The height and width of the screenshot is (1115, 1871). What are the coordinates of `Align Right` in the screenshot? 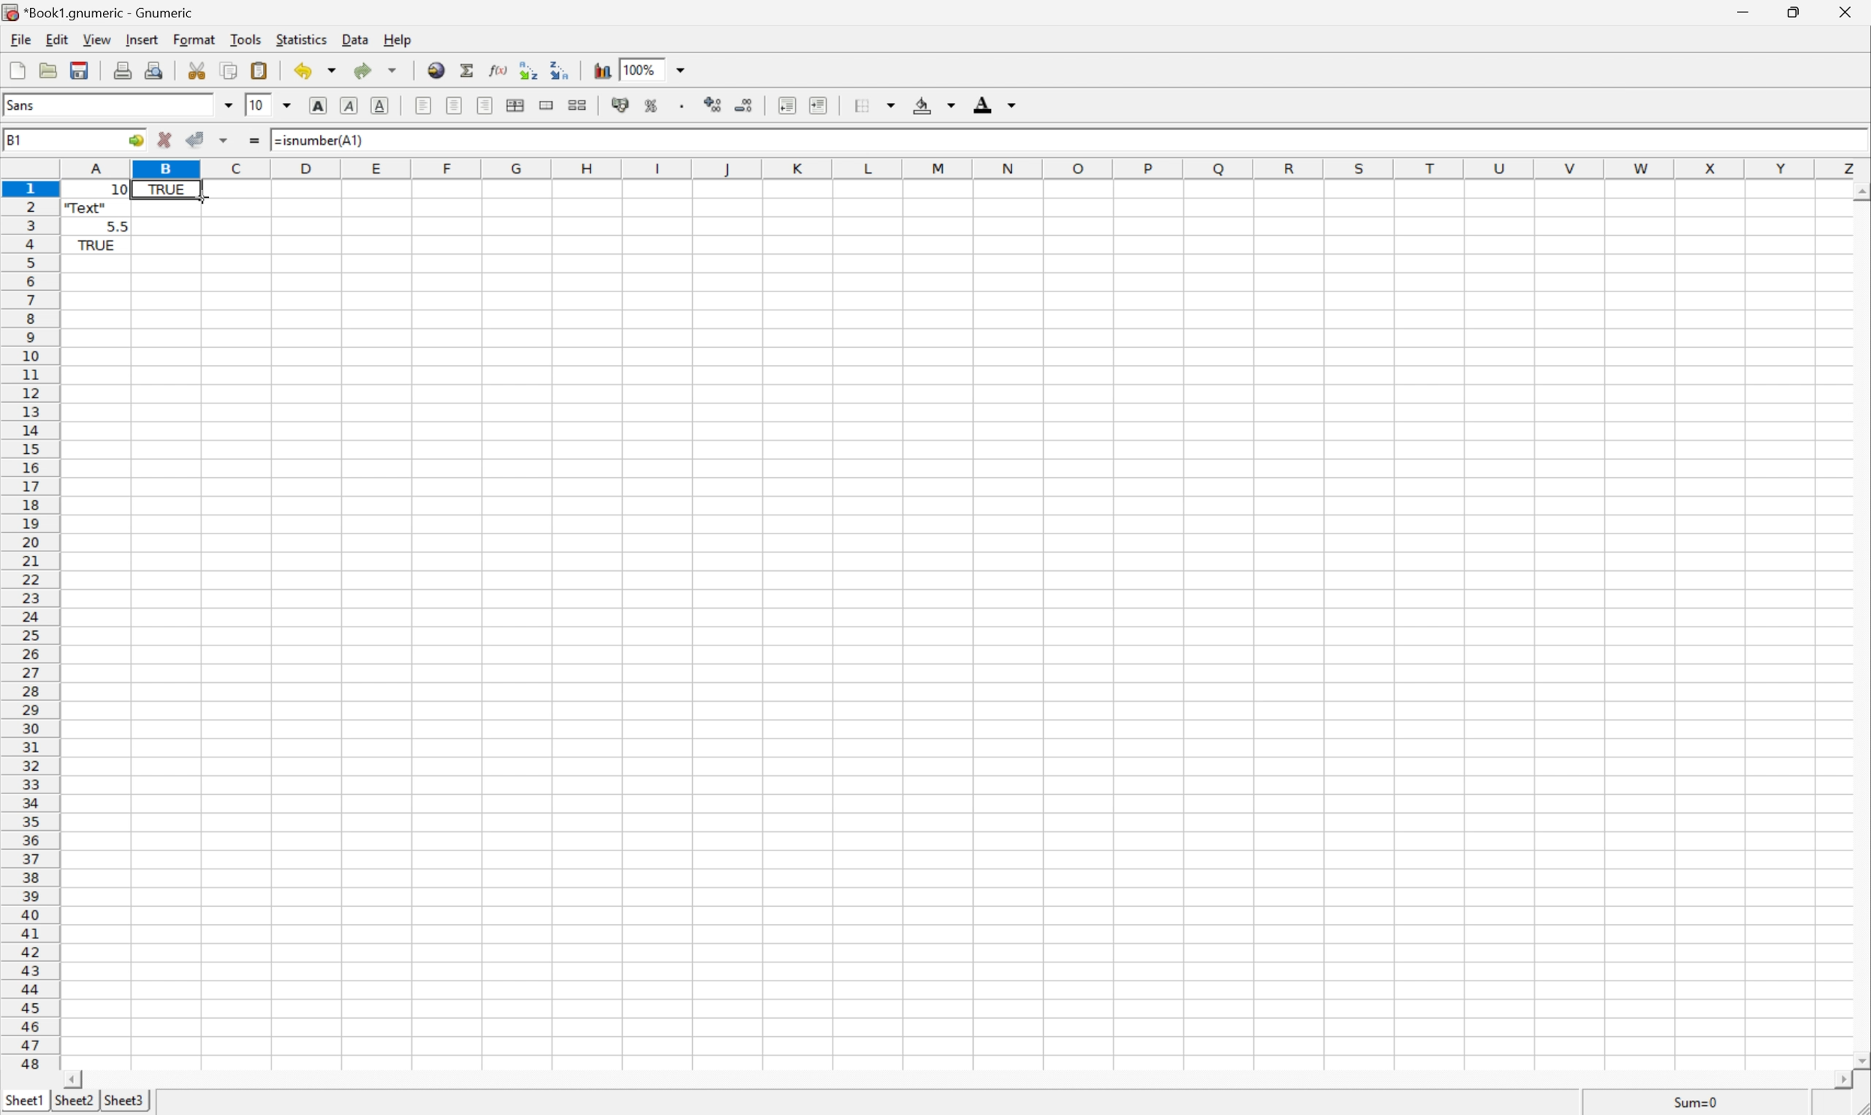 It's located at (483, 107).